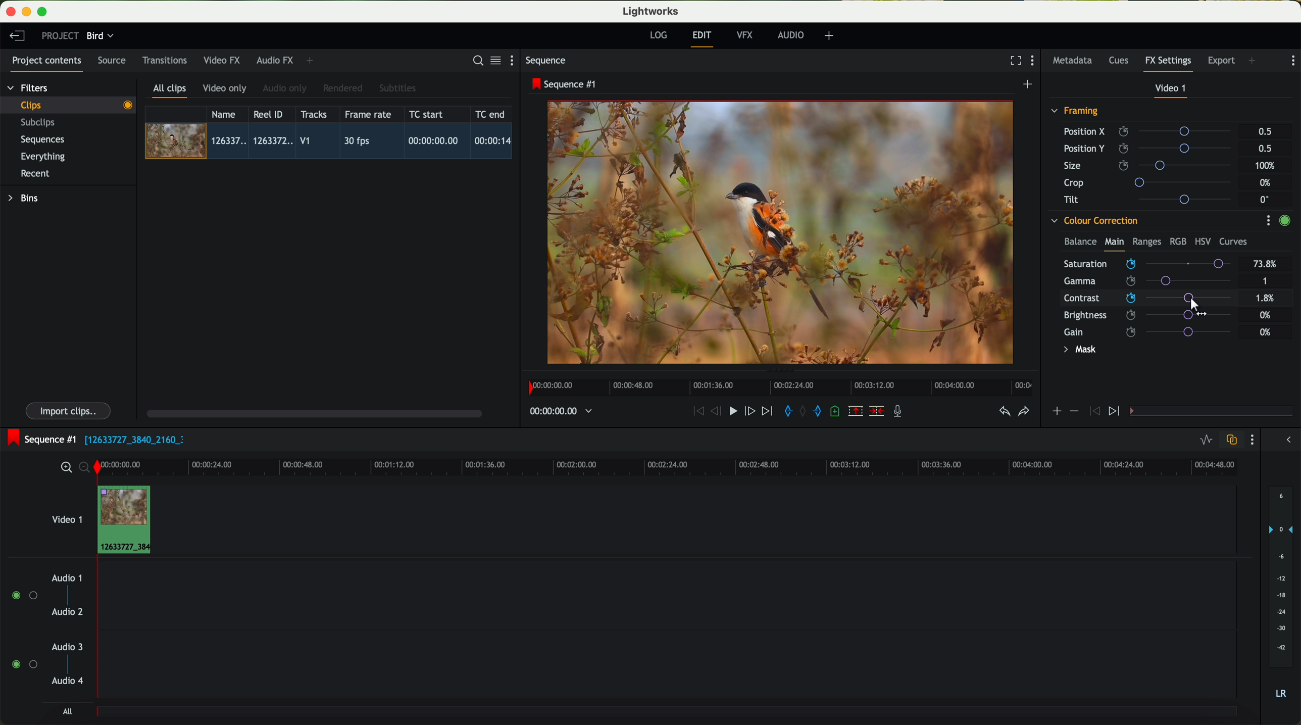  What do you see at coordinates (25, 199) in the screenshot?
I see `bins` at bounding box center [25, 199].